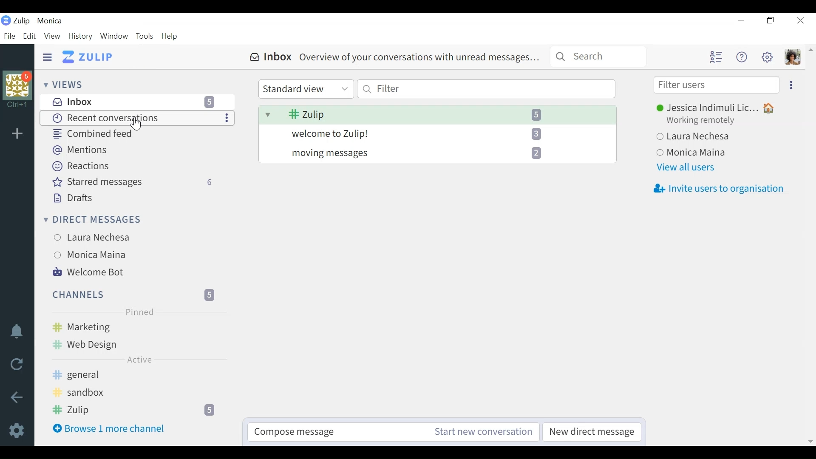  I want to click on Laura Nechesa, so click(712, 138).